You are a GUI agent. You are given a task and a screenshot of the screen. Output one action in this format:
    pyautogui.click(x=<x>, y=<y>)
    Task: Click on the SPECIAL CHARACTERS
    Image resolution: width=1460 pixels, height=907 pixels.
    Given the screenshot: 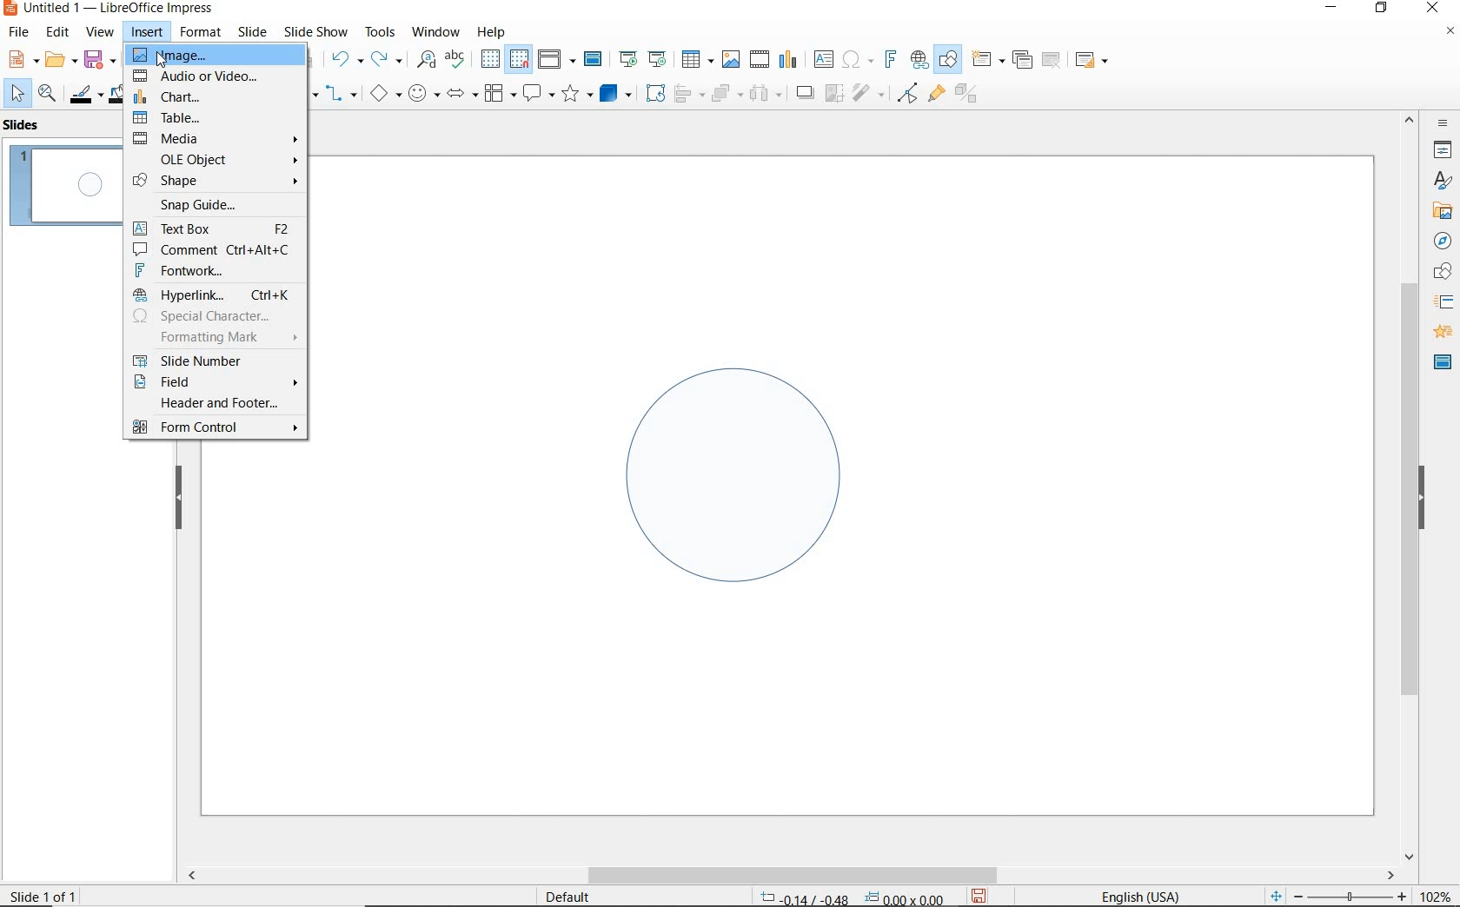 What is the action you would take?
    pyautogui.click(x=215, y=316)
    